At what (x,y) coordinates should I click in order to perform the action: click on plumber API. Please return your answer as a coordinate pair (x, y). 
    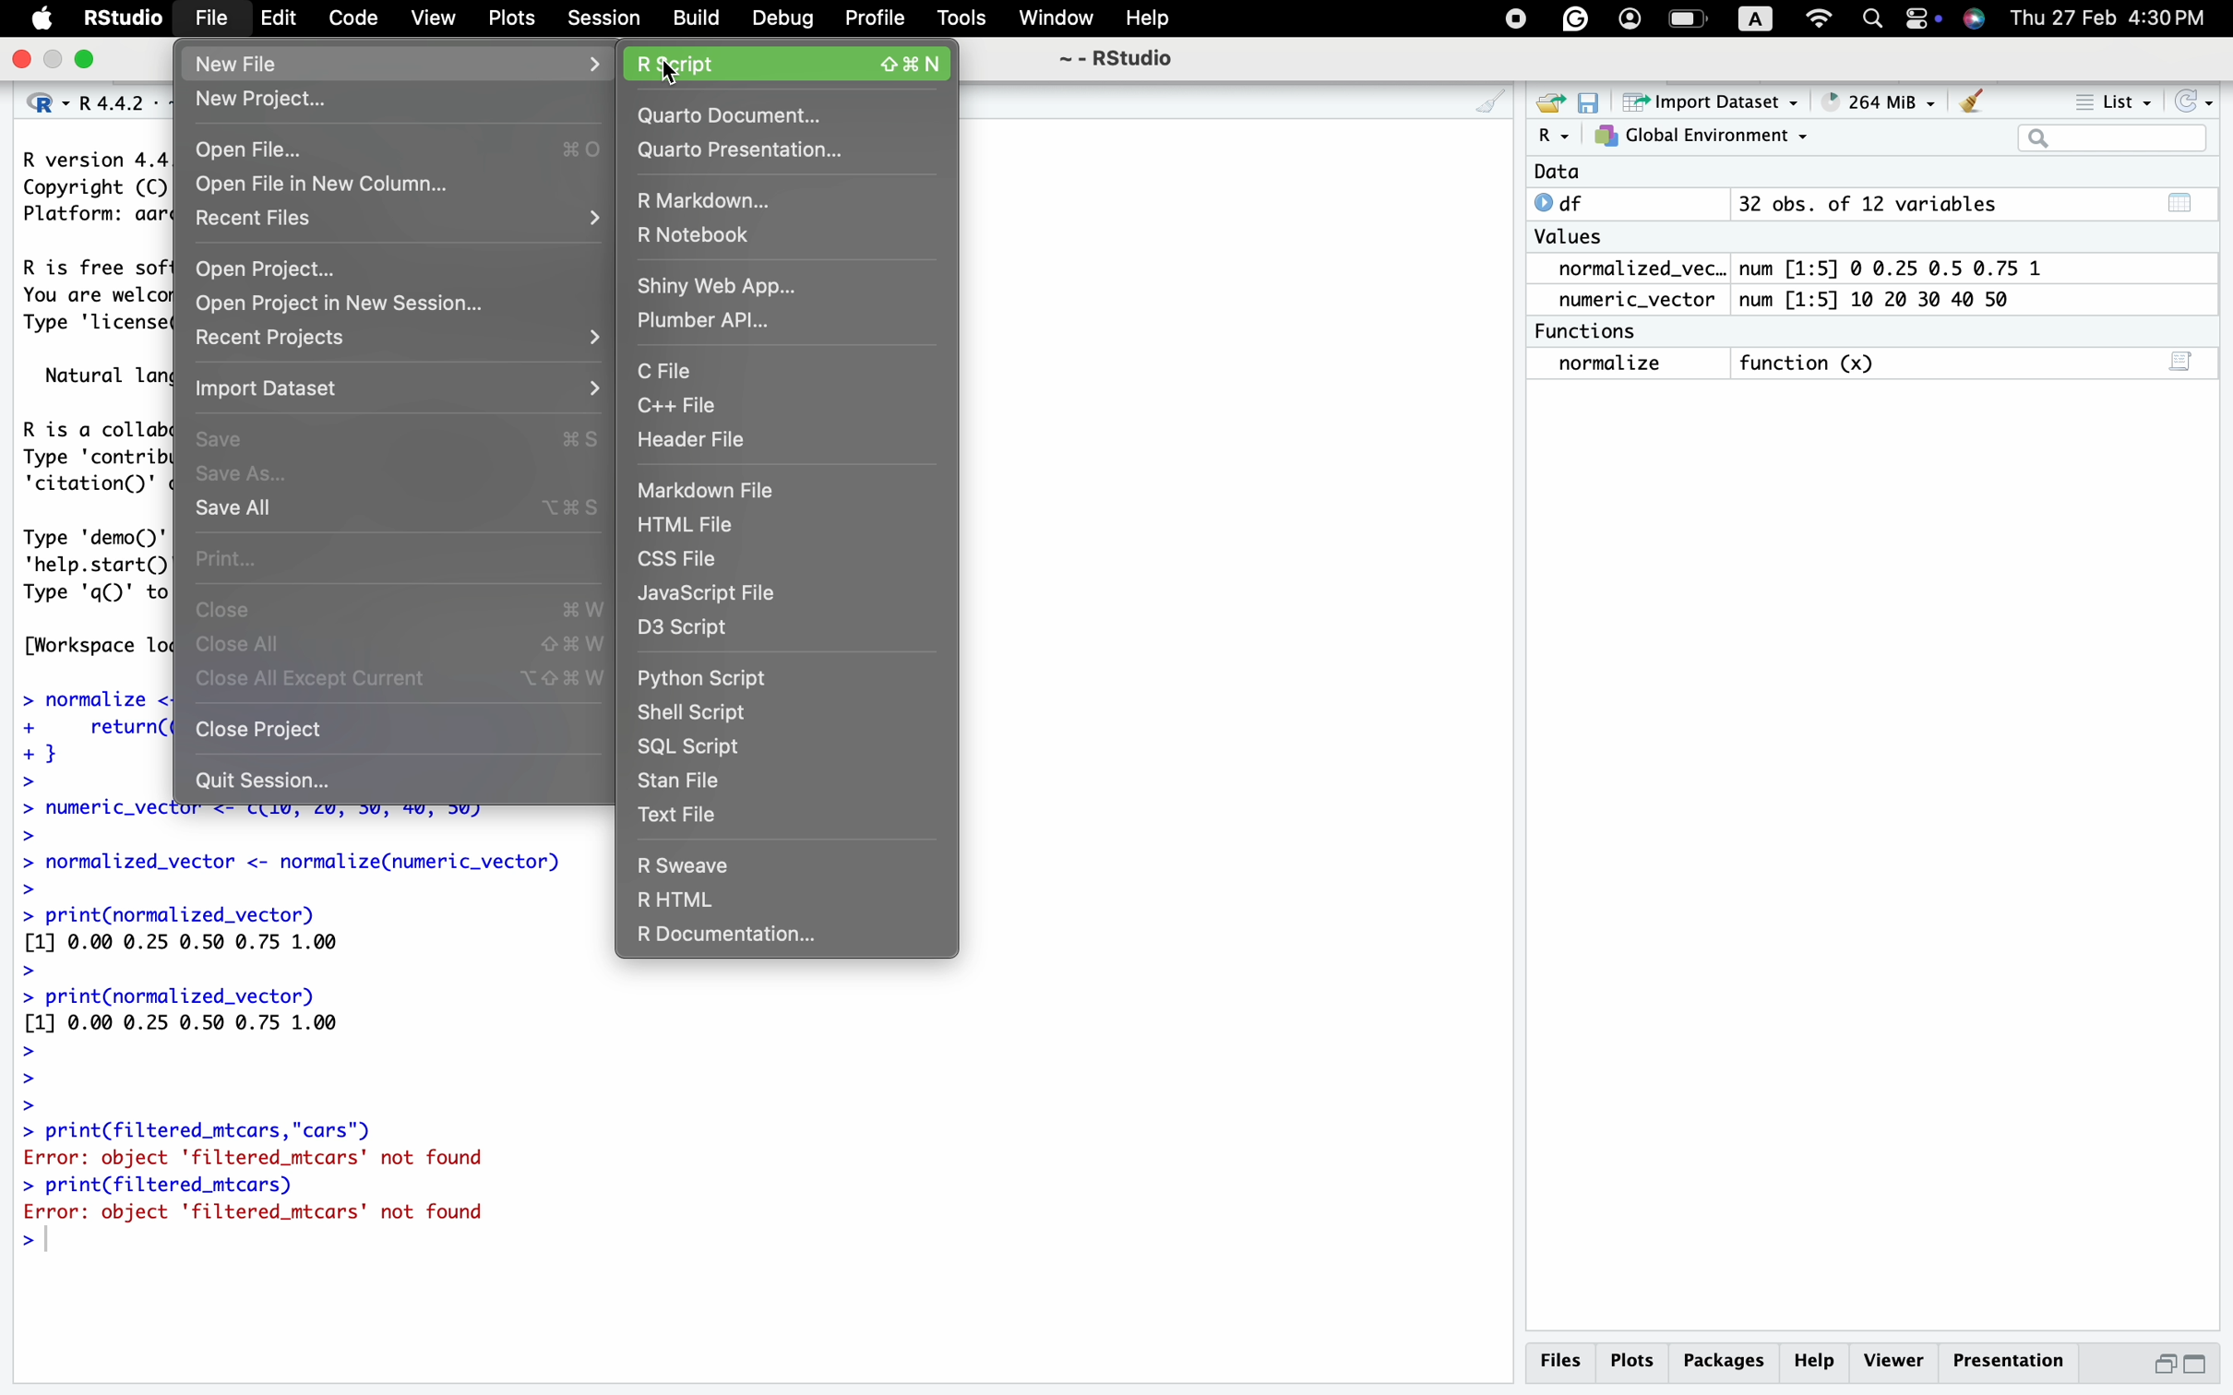
    Looking at the image, I should click on (783, 326).